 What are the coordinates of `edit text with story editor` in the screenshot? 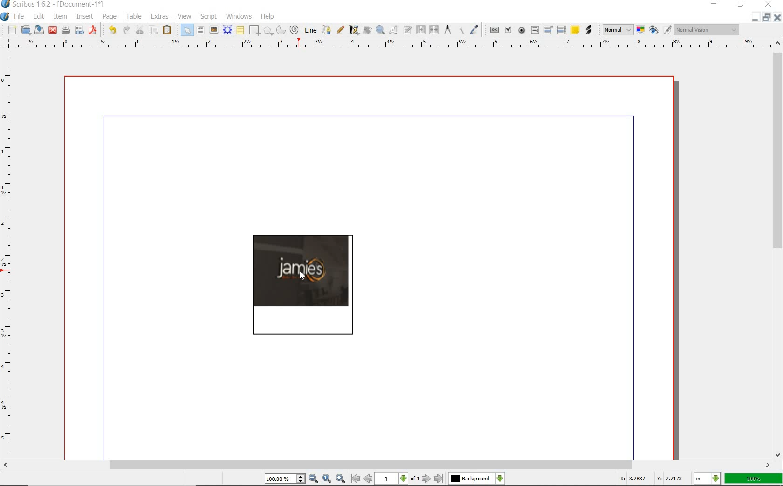 It's located at (407, 29).